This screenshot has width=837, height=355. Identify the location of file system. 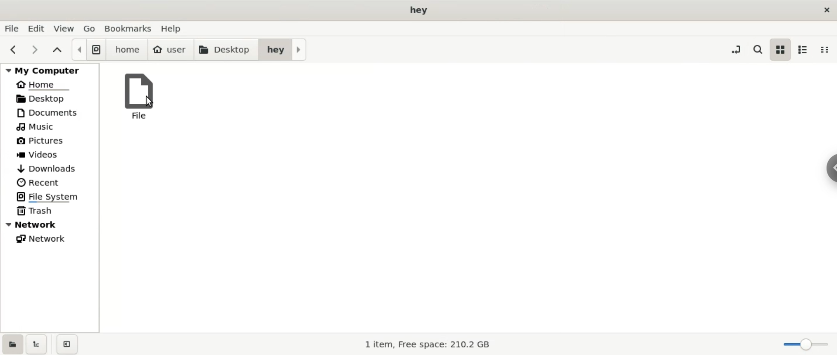
(88, 50).